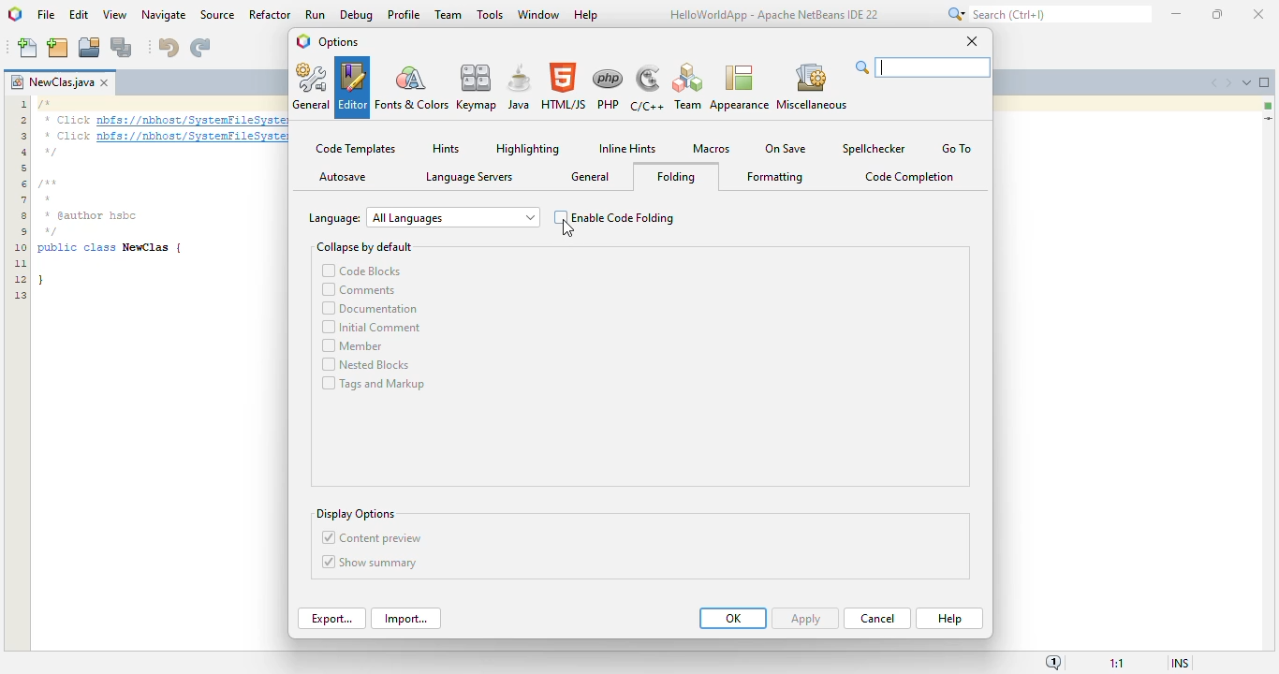  What do you see at coordinates (587, 14) in the screenshot?
I see `help` at bounding box center [587, 14].